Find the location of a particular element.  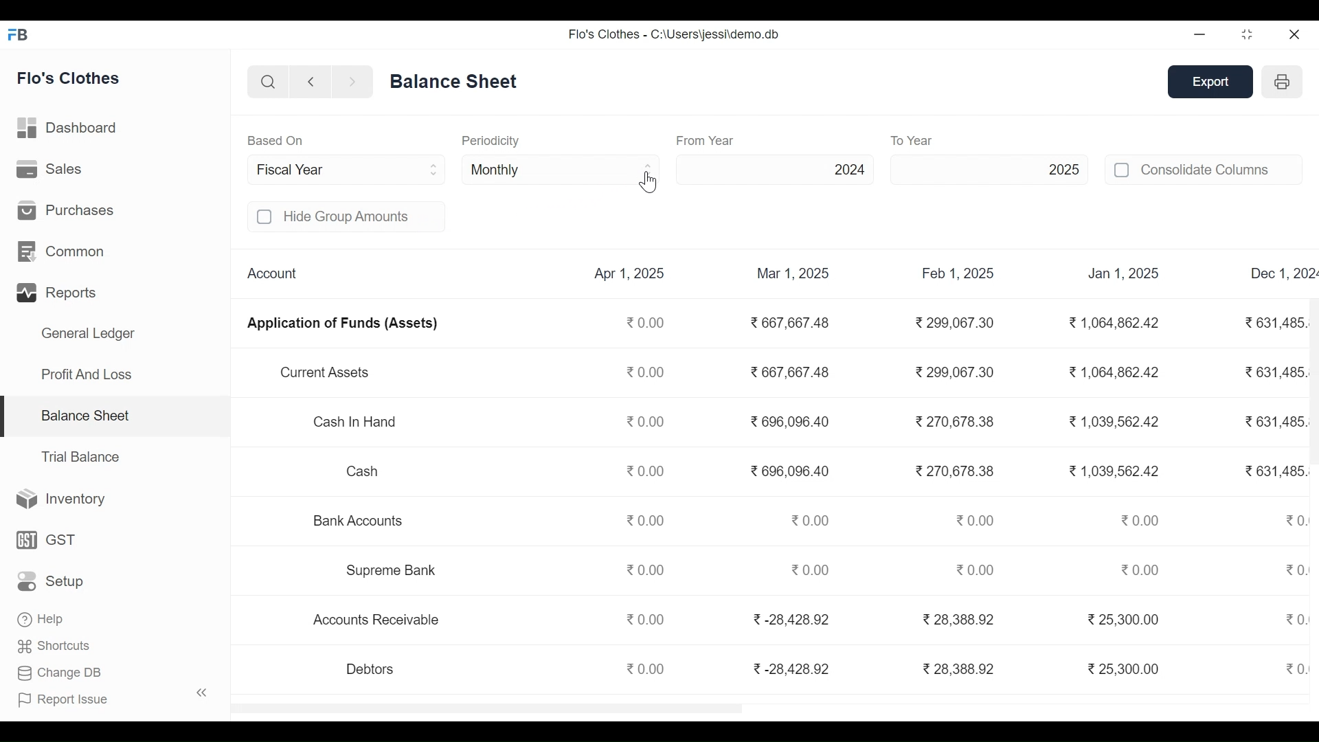

cursor is located at coordinates (649, 182).